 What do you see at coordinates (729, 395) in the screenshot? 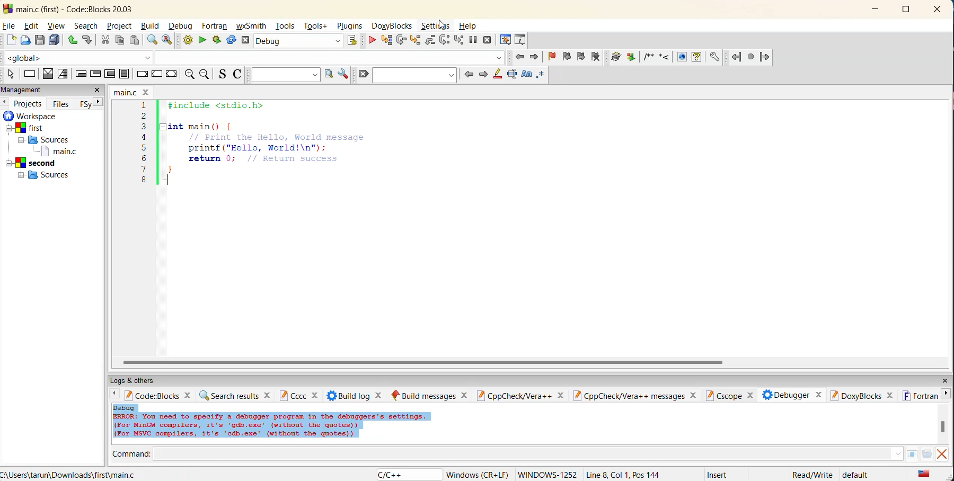
I see `cscope` at bounding box center [729, 395].